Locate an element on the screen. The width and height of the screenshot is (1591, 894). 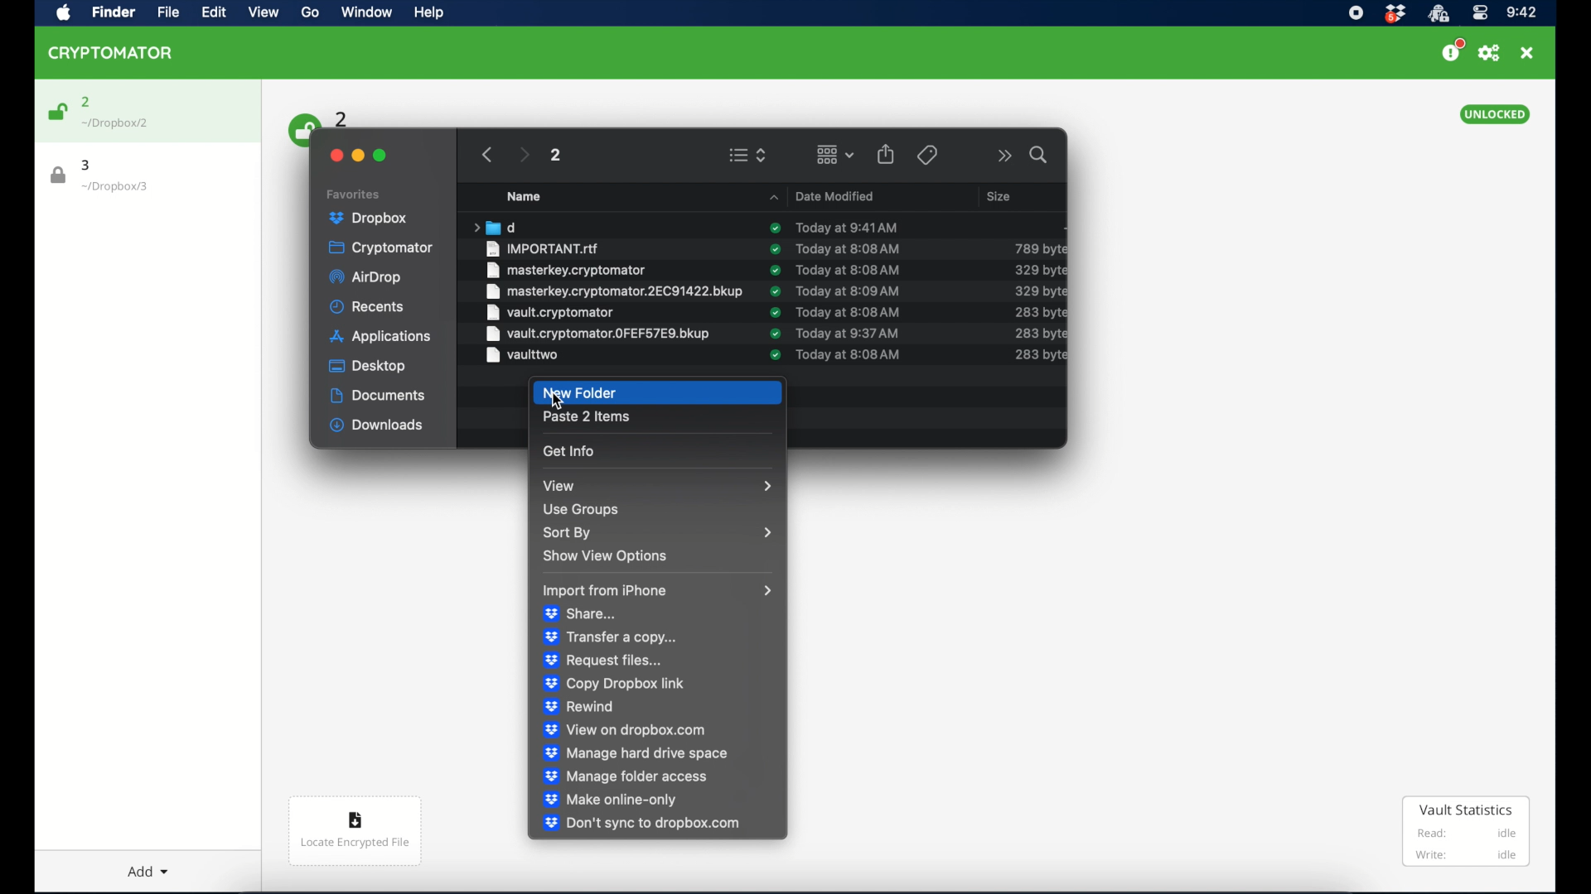
control  center is located at coordinates (1479, 13).